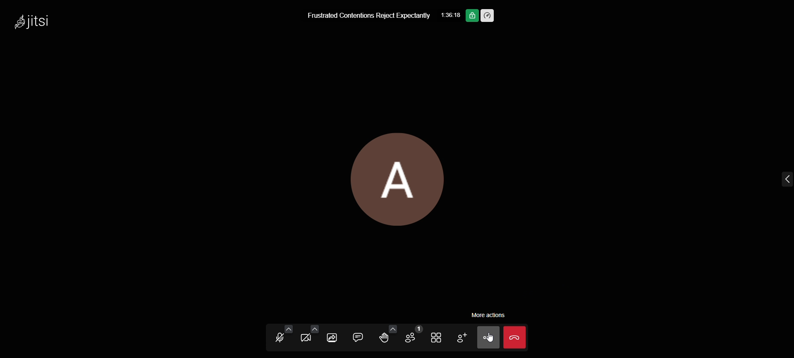 The image size is (794, 358). I want to click on expand, so click(770, 183).